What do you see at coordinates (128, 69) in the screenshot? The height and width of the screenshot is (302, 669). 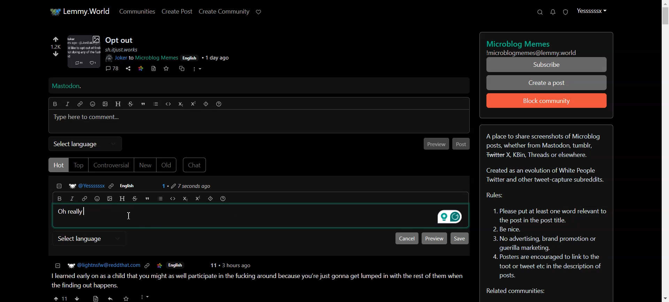 I see `share` at bounding box center [128, 69].